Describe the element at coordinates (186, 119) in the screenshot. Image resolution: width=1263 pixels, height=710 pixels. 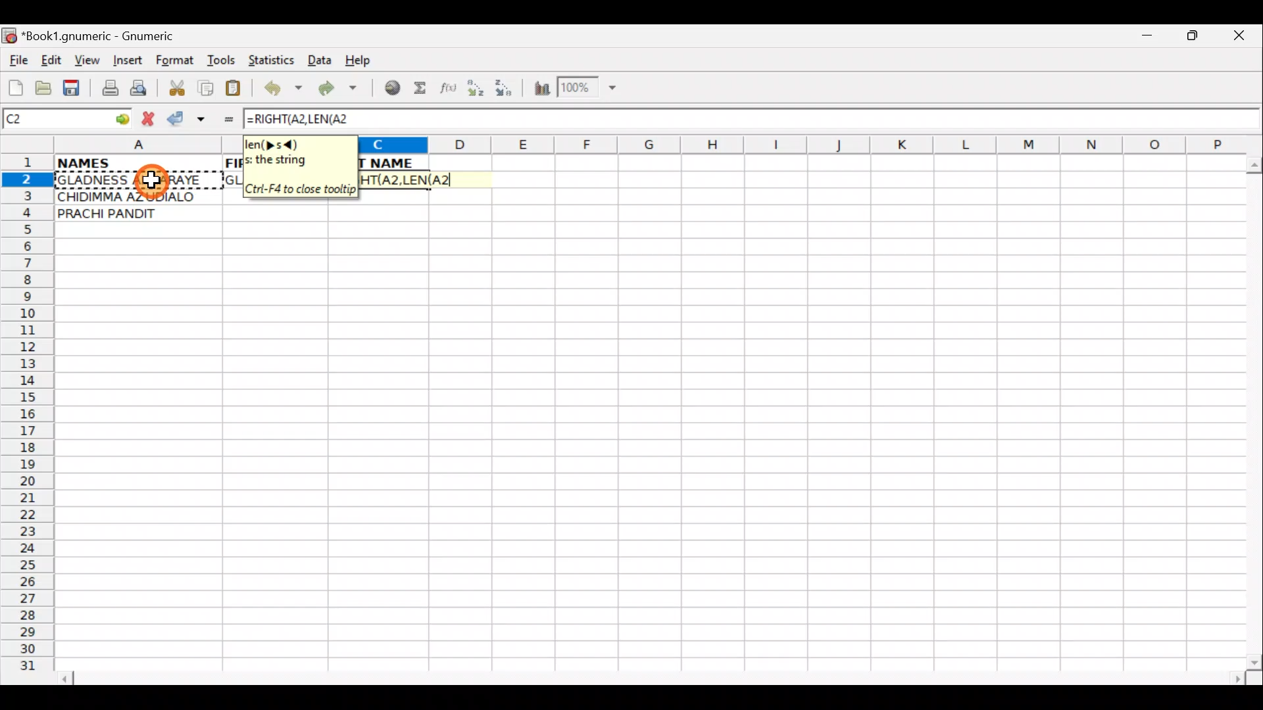
I see `Accept change` at that location.